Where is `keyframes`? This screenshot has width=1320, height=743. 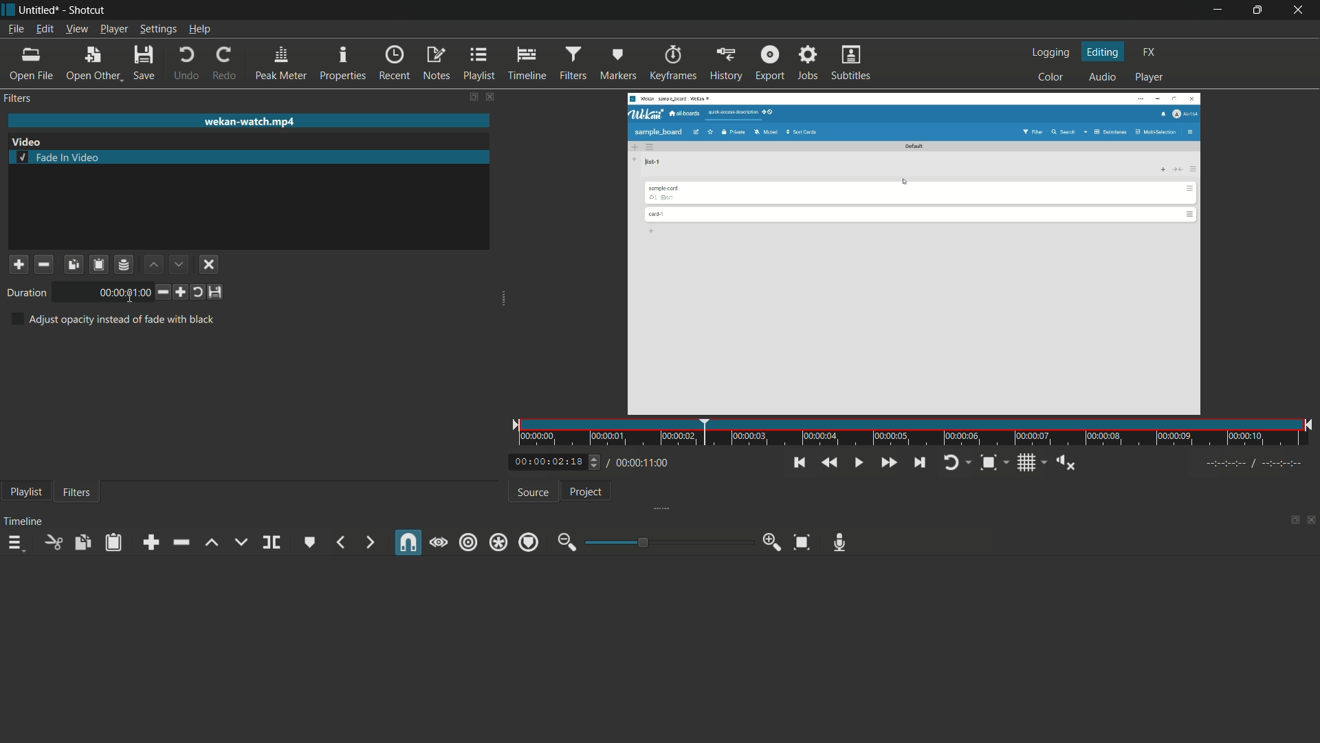 keyframes is located at coordinates (673, 64).